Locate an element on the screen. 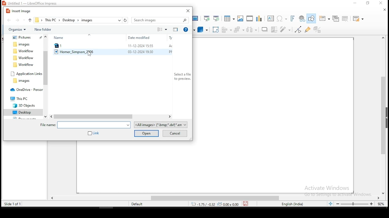 Image resolution: width=389 pixels, height=218 pixels. close is located at coordinates (380, 10).